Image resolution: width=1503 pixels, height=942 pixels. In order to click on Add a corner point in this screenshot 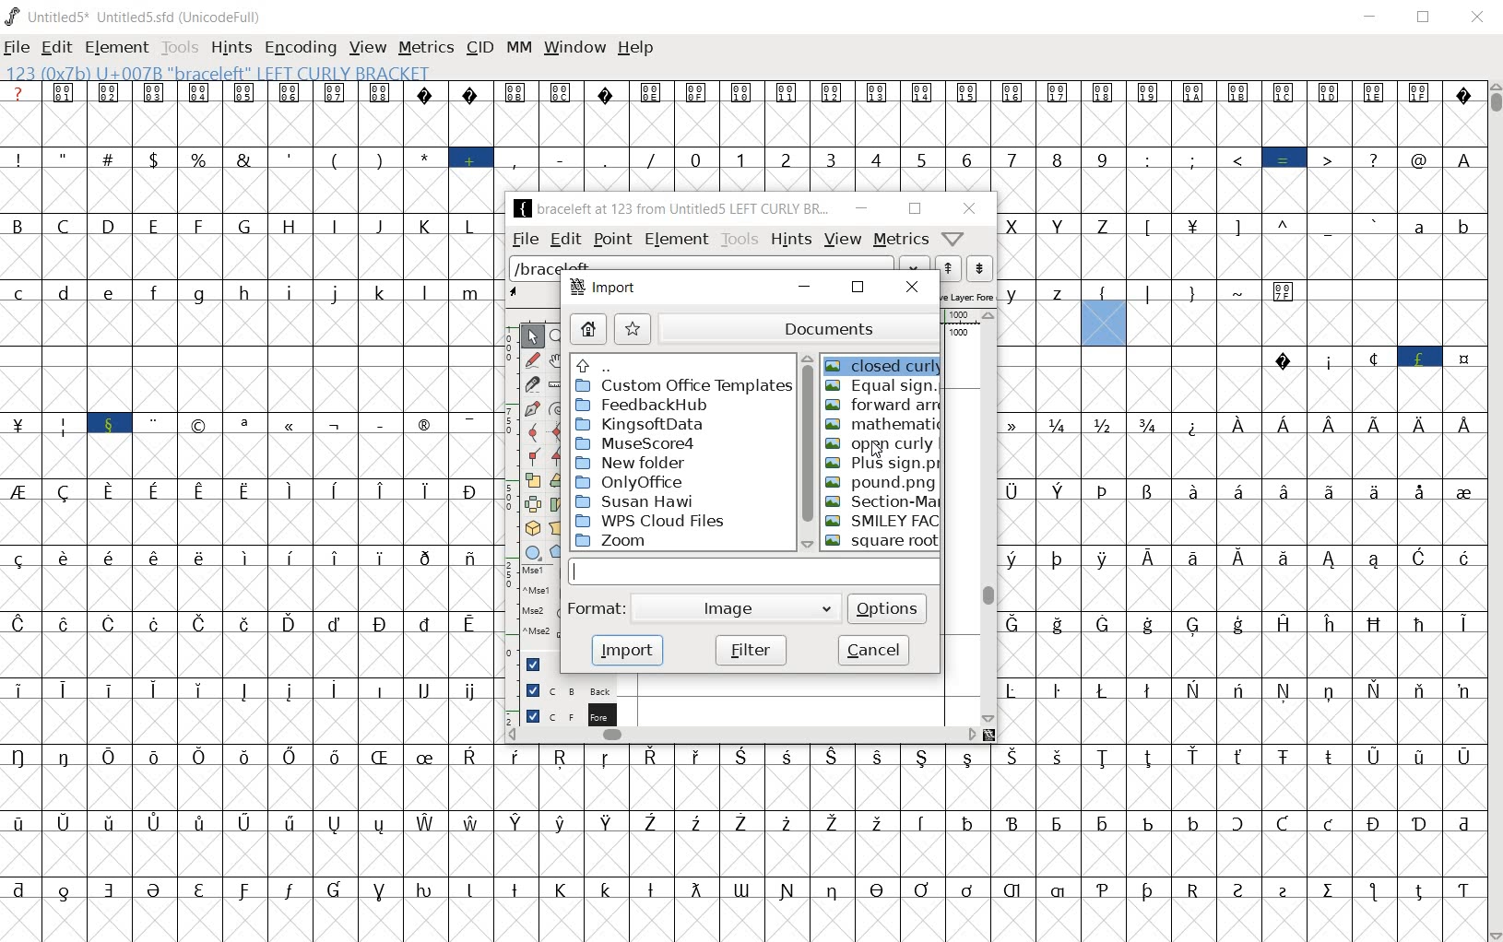, I will do `click(557, 457)`.